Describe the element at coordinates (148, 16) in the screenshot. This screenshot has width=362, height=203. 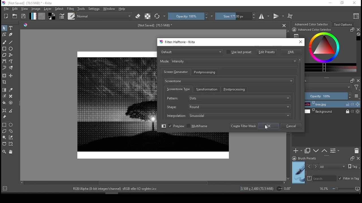
I see `Target` at that location.